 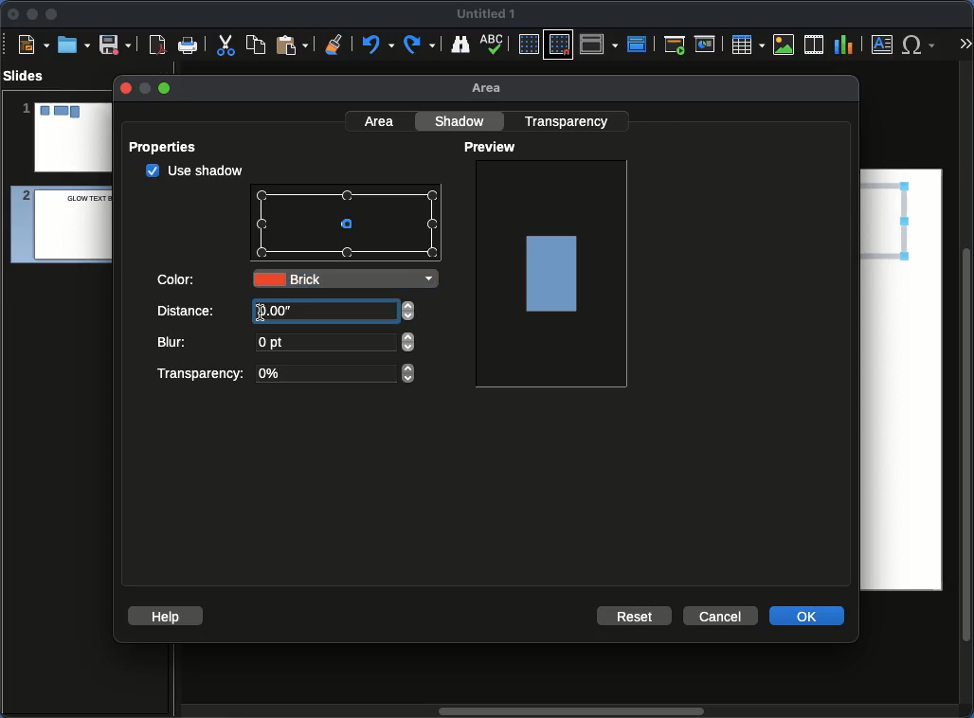 I want to click on Area, so click(x=381, y=120).